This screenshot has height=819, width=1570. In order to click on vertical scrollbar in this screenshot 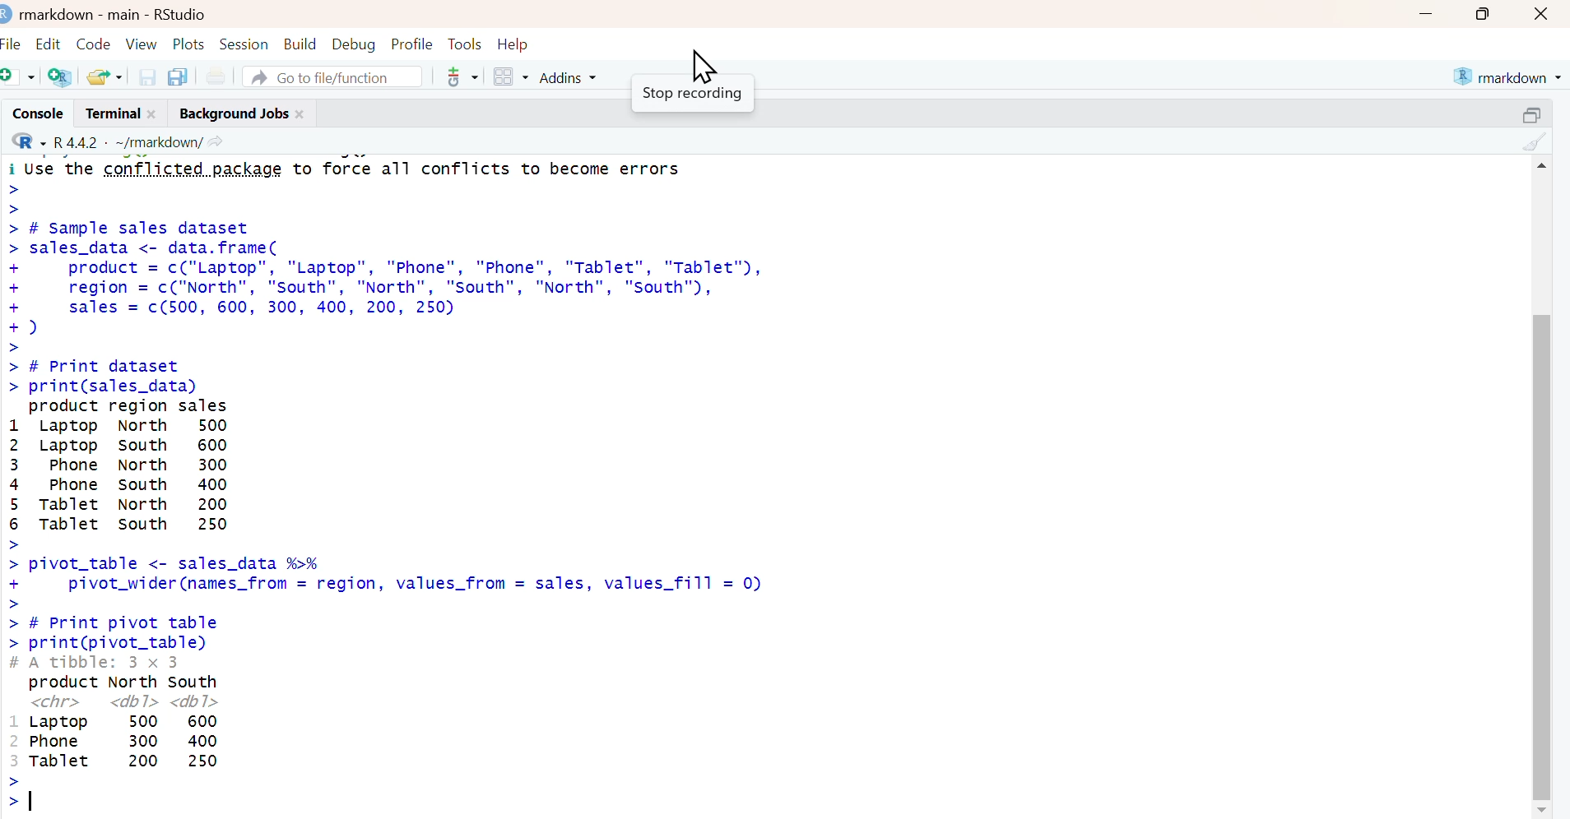, I will do `click(1541, 510)`.